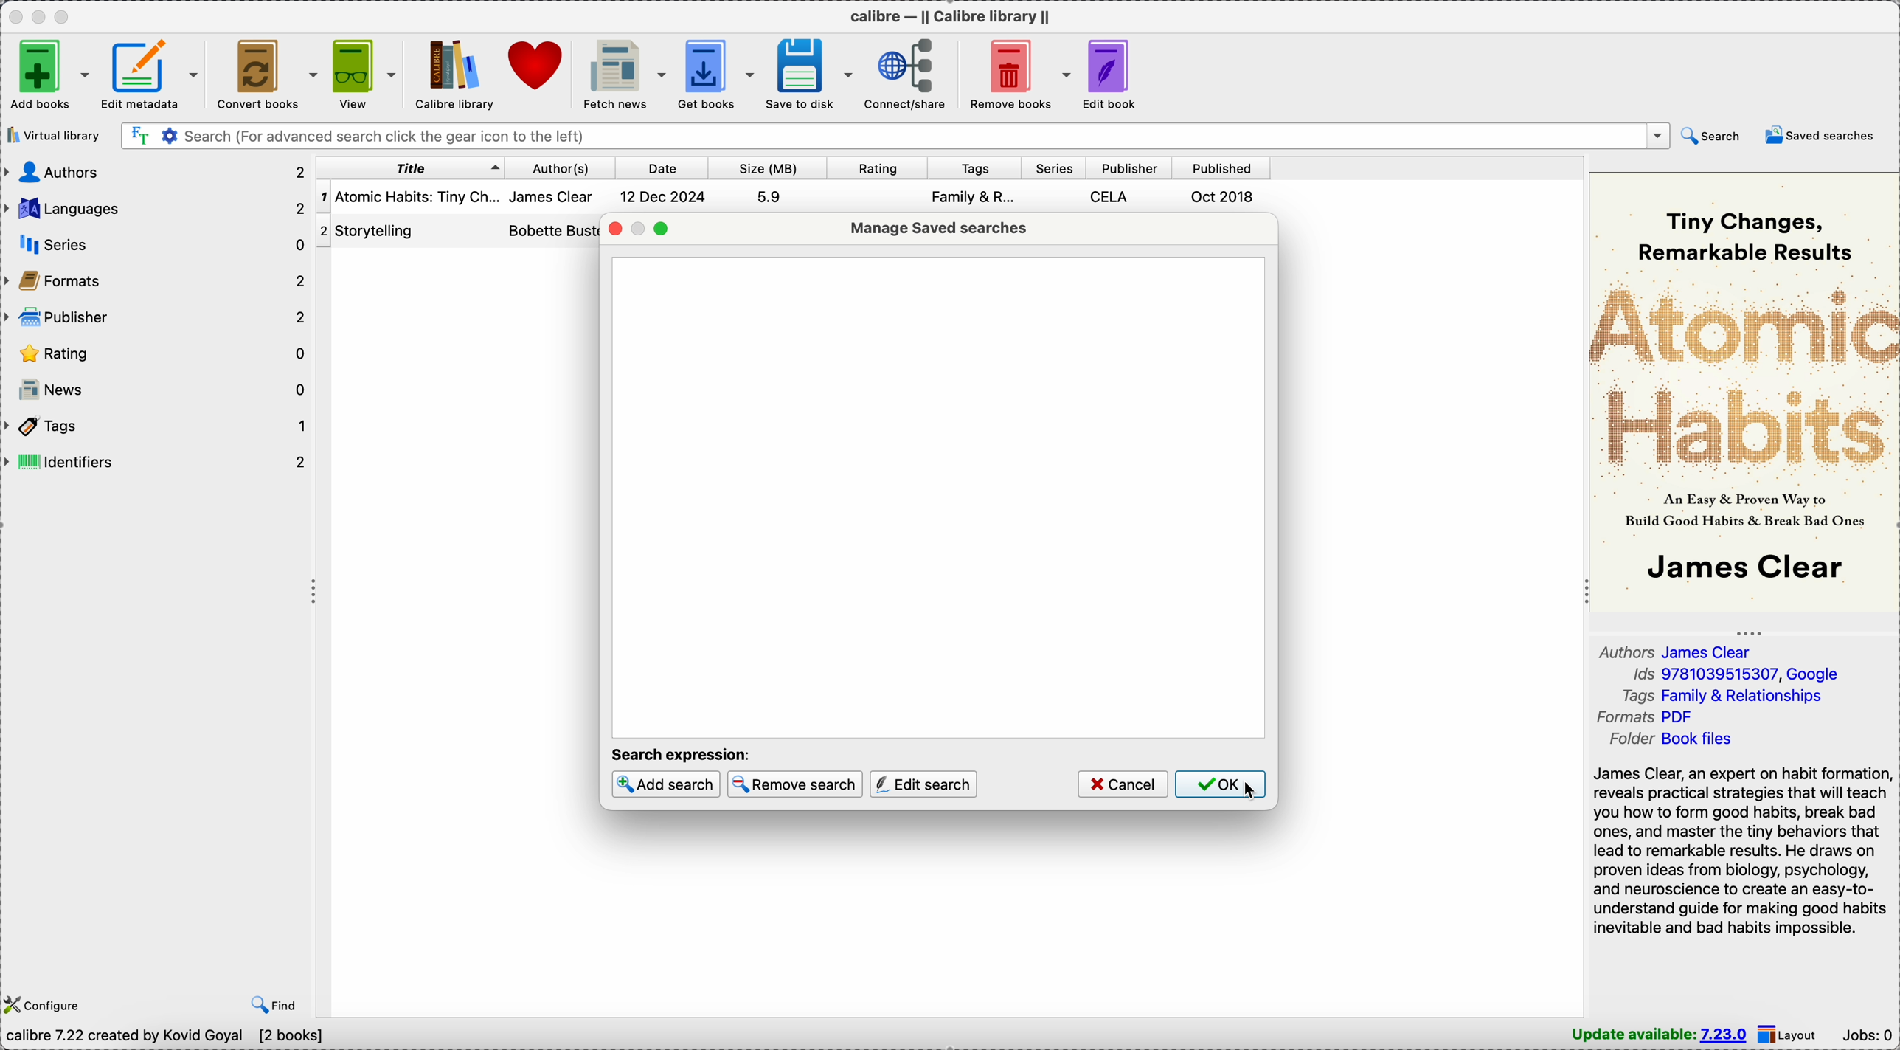 This screenshot has height=1050, width=1900. I want to click on view, so click(363, 75).